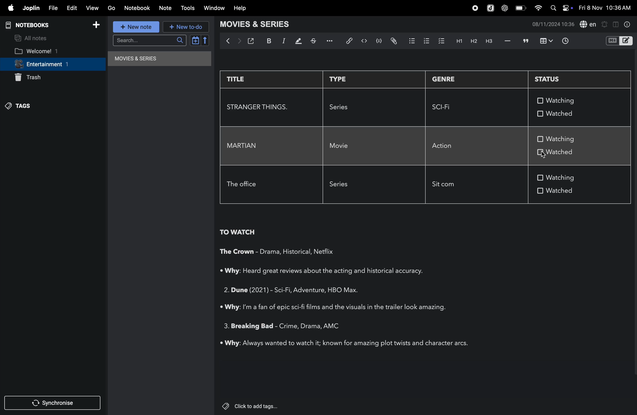 Image resolution: width=637 pixels, height=415 pixels. Describe the element at coordinates (242, 79) in the screenshot. I see `title` at that location.